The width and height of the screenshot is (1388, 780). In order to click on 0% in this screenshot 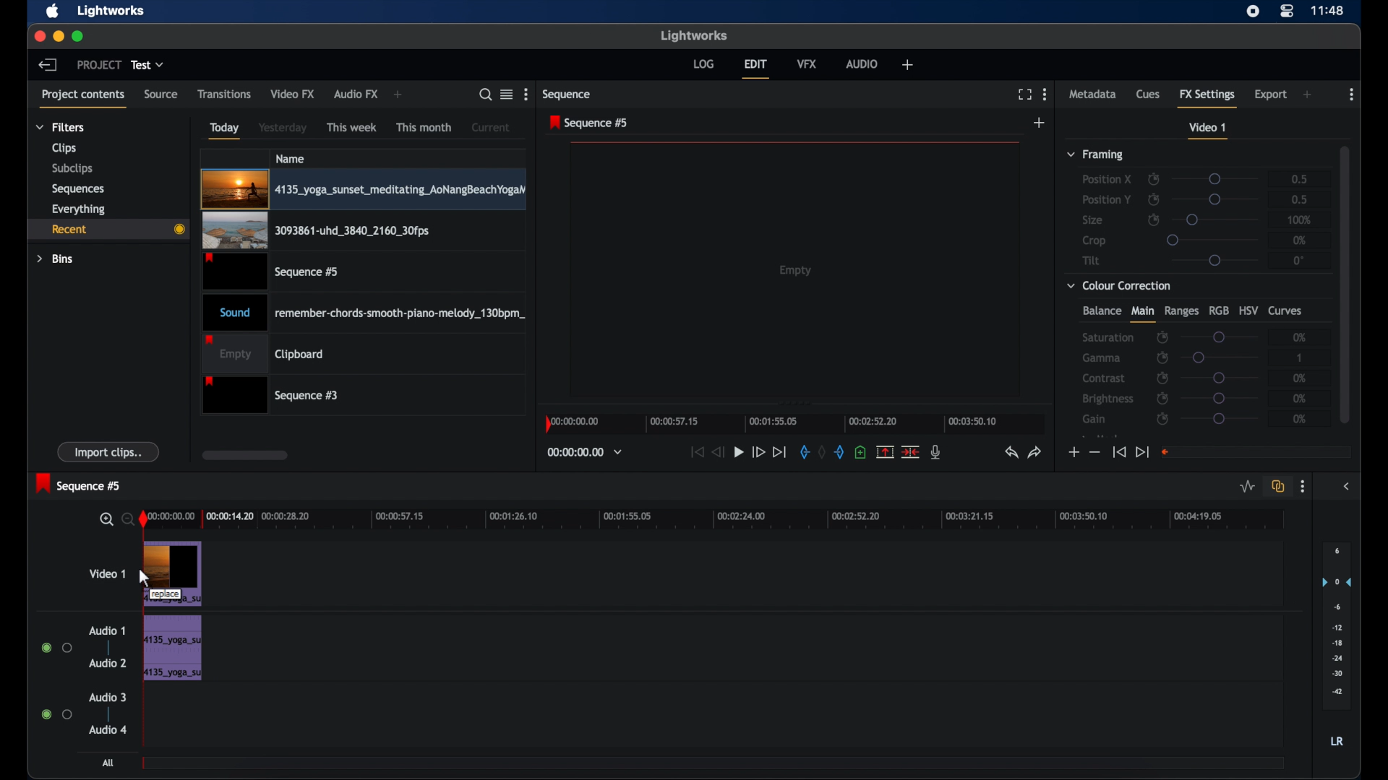, I will do `click(1301, 240)`.